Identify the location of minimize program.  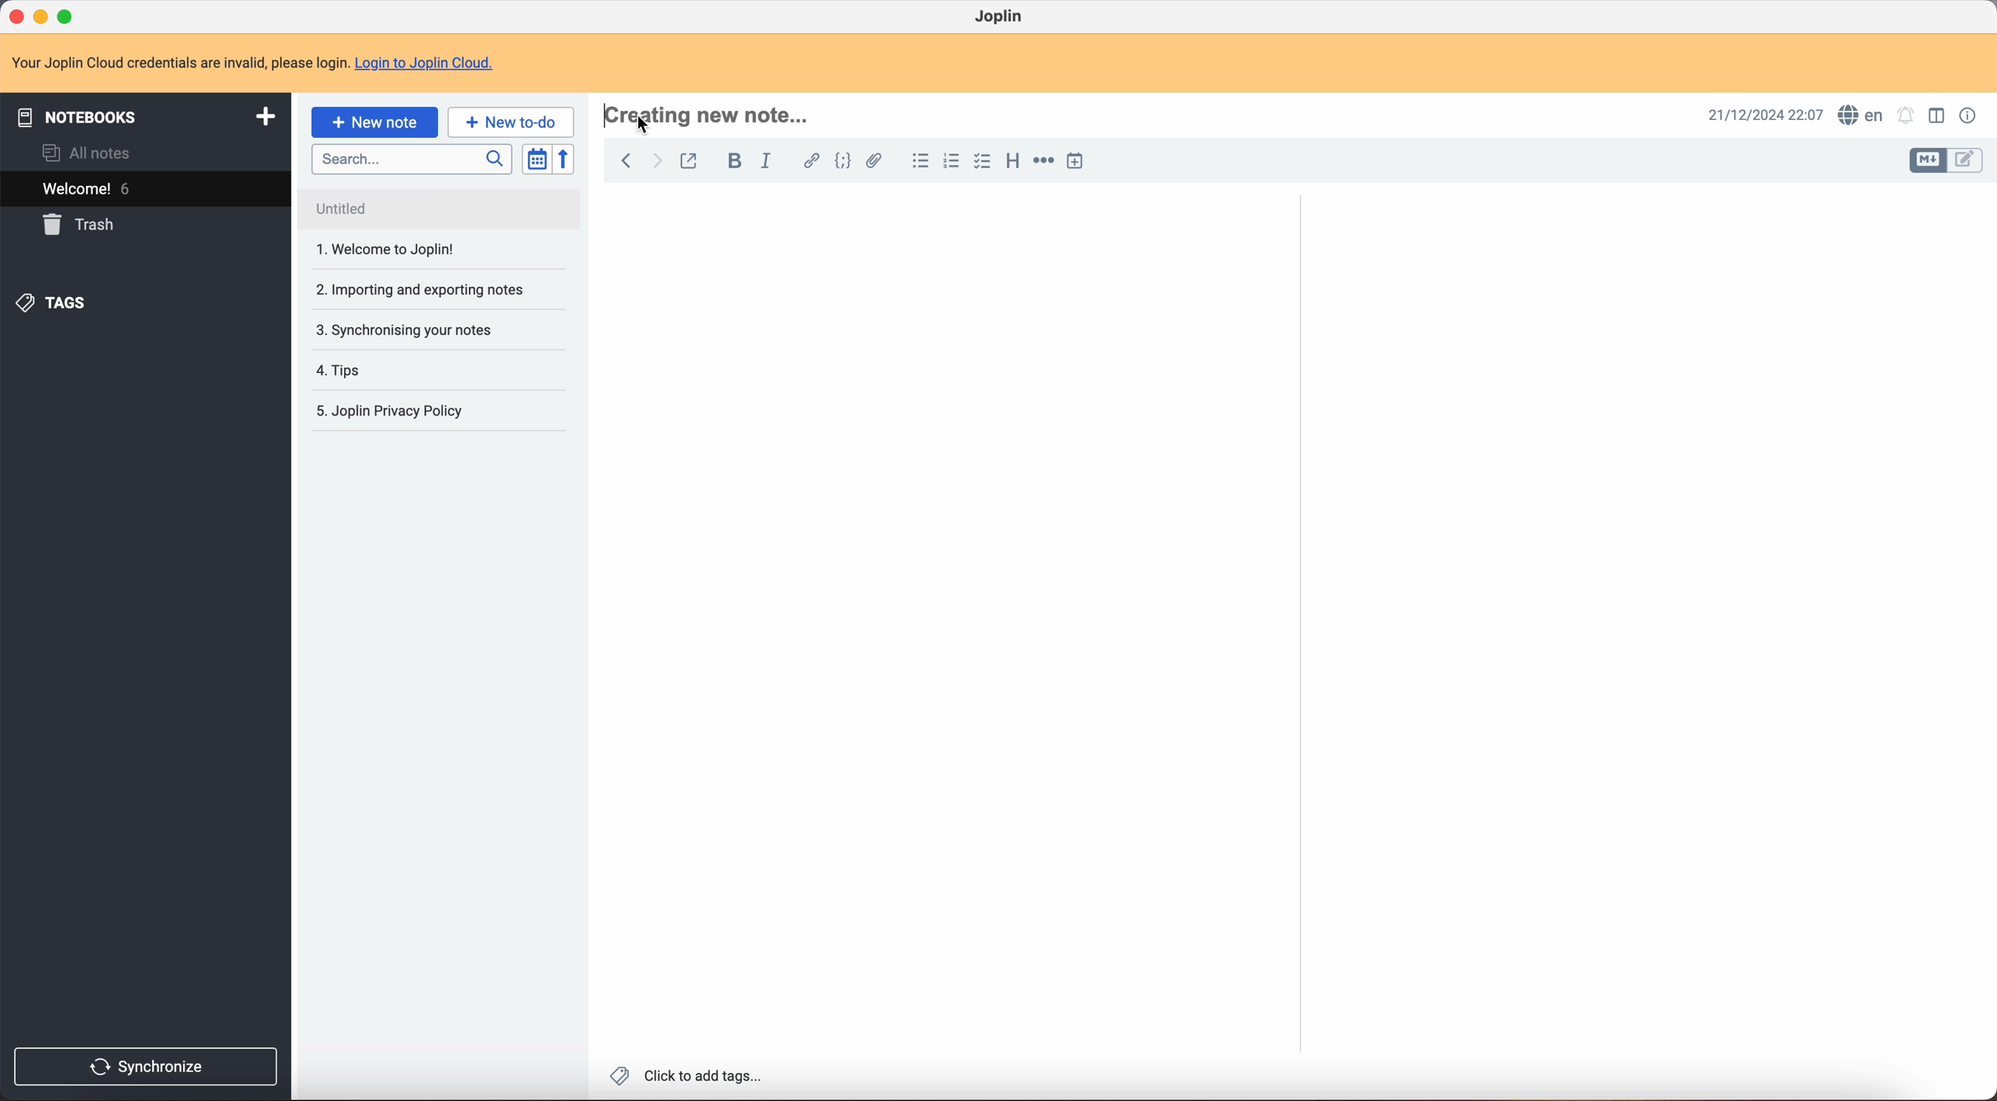
(41, 15).